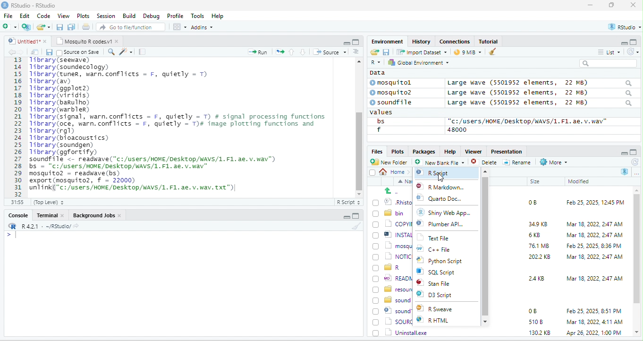 The width and height of the screenshot is (643, 341). What do you see at coordinates (389, 213) in the screenshot?
I see `Ld bin` at bounding box center [389, 213].